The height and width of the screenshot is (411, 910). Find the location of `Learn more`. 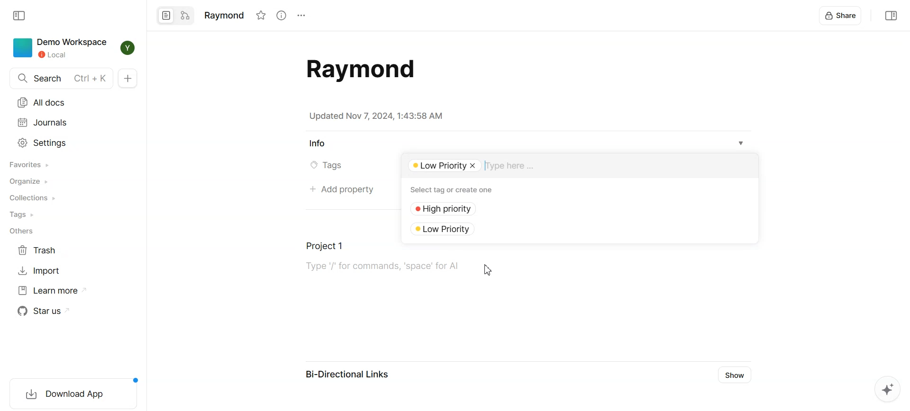

Learn more is located at coordinates (53, 290).